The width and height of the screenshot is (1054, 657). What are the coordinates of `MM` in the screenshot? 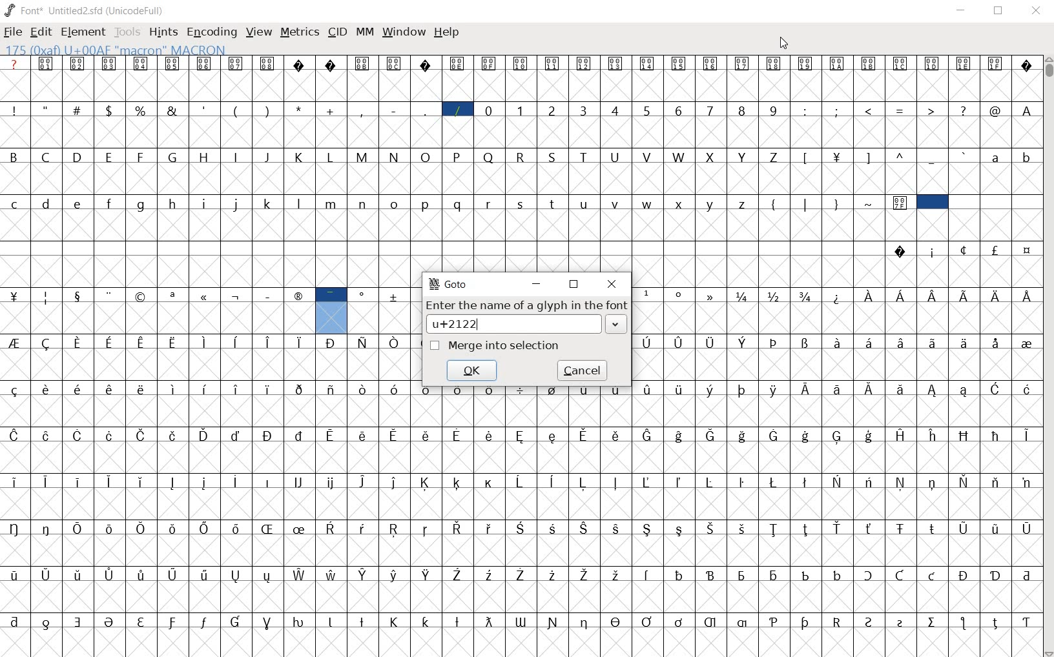 It's located at (364, 34).